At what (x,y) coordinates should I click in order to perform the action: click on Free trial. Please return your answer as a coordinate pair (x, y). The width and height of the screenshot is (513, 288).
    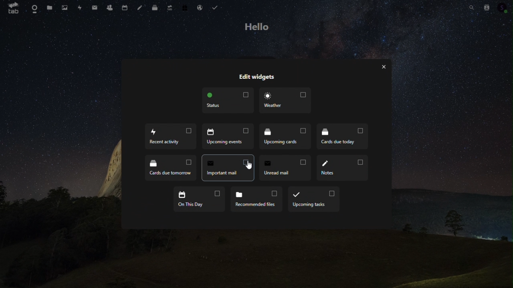
    Looking at the image, I should click on (183, 7).